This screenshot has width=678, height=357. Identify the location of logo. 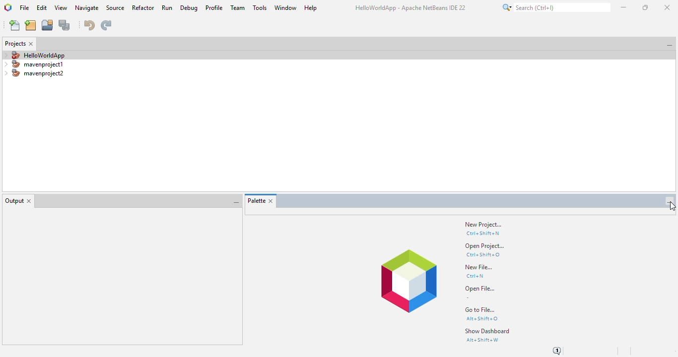
(408, 281).